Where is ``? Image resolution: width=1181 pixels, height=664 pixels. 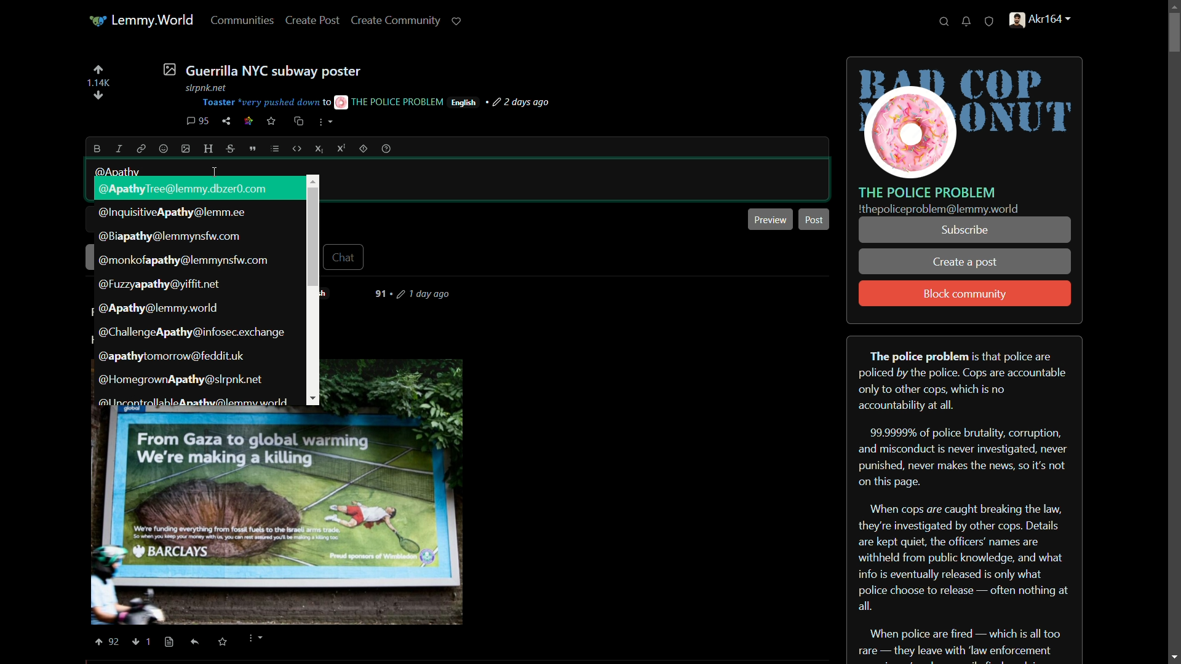
 is located at coordinates (153, 640).